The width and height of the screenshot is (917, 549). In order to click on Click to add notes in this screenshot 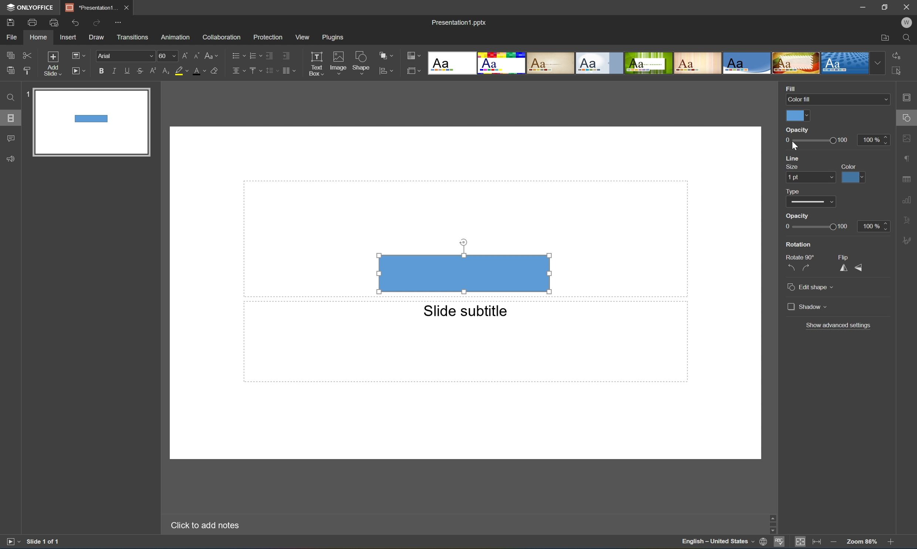, I will do `click(202, 525)`.